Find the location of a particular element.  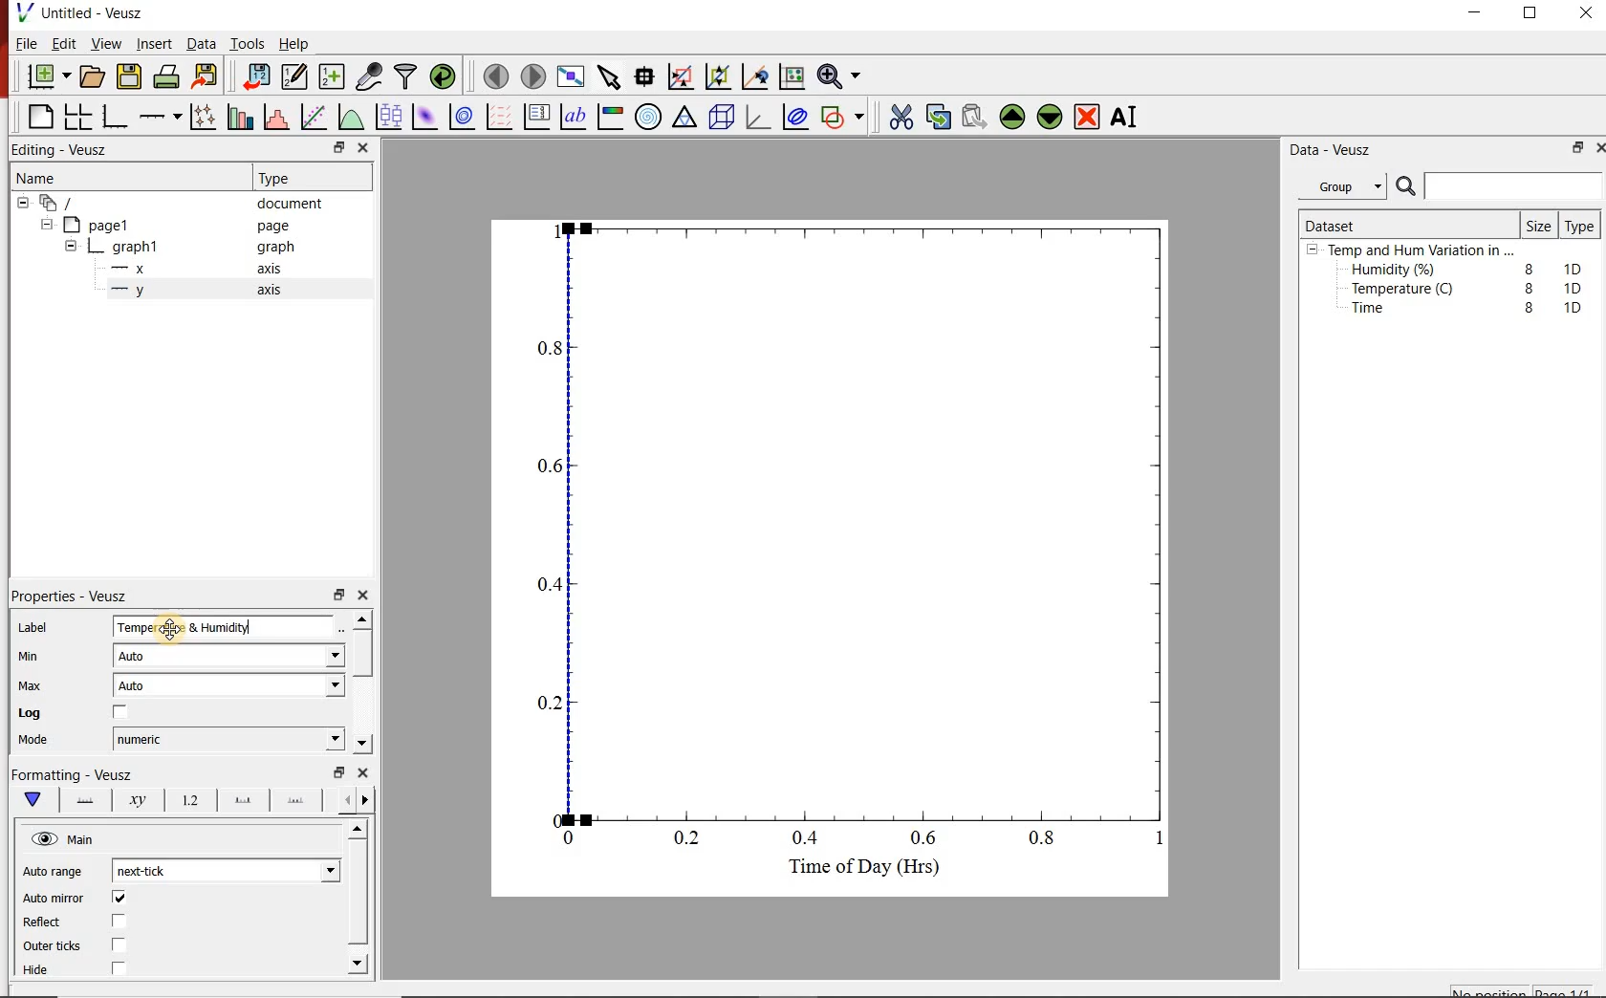

close is located at coordinates (364, 147).